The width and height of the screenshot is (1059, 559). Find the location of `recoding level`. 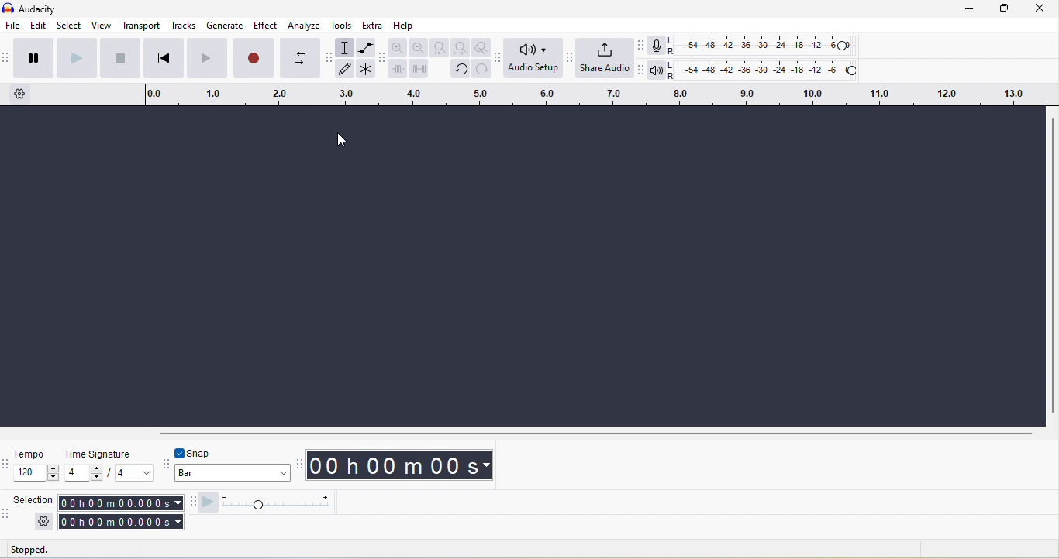

recoding level is located at coordinates (762, 45).